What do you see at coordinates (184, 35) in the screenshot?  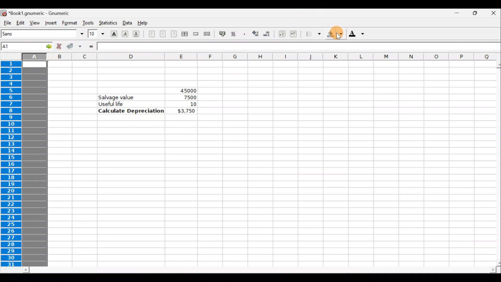 I see `Centre horizontally across selection` at bounding box center [184, 35].